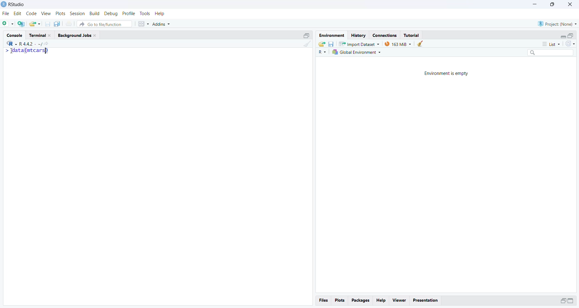 This screenshot has width=579, height=308. Describe the element at coordinates (69, 24) in the screenshot. I see `print` at that location.